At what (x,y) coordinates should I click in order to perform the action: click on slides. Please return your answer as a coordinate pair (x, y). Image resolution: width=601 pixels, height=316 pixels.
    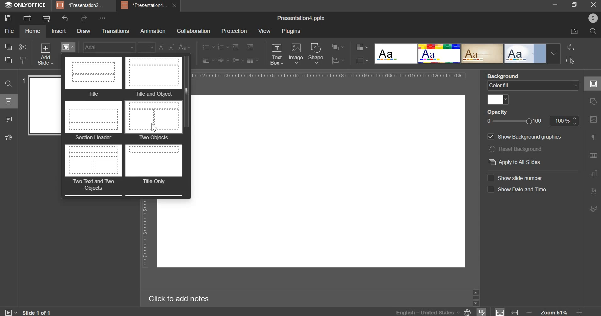
    Looking at the image, I should click on (8, 102).